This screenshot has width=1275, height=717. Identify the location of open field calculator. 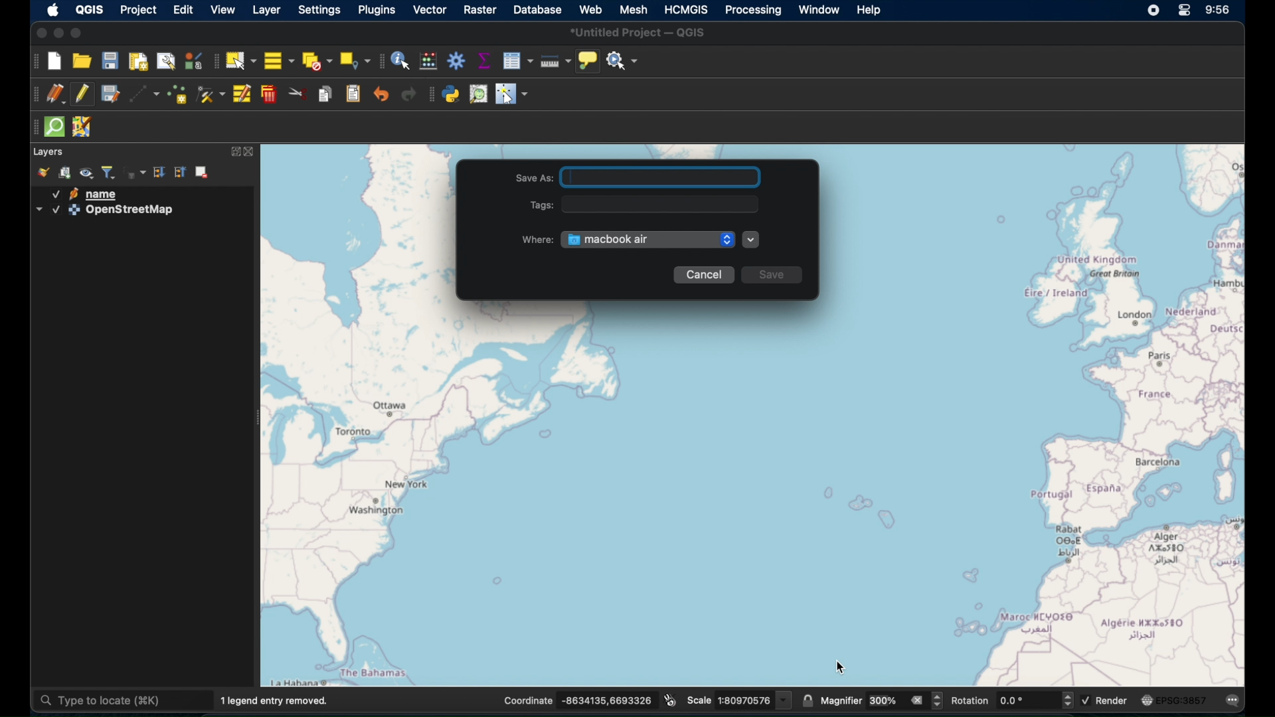
(428, 61).